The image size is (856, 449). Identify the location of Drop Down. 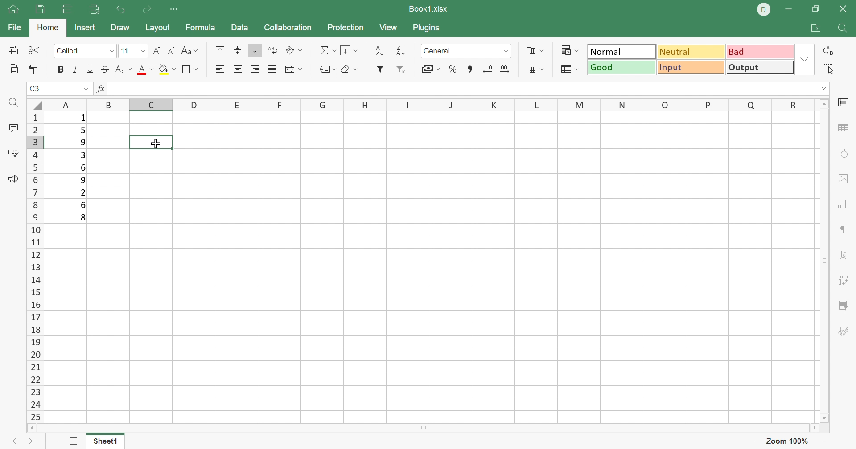
(86, 88).